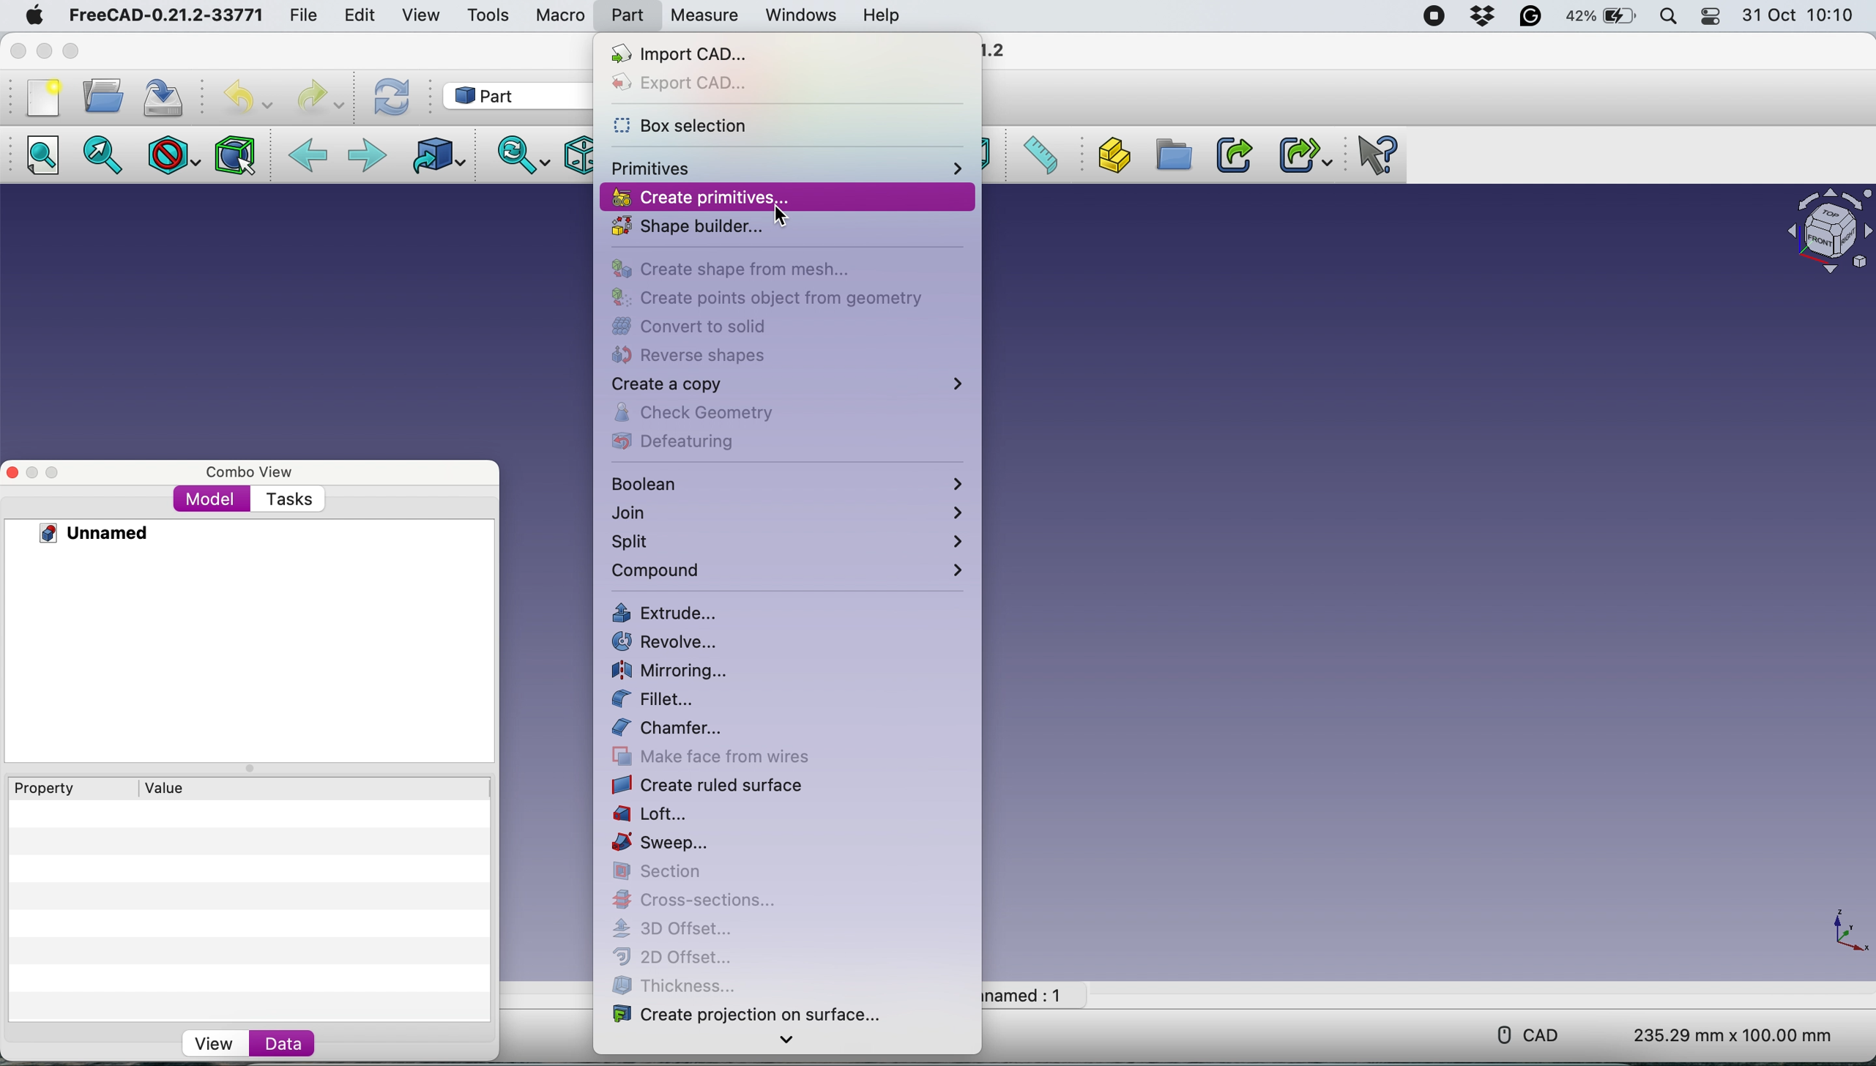 This screenshot has width=1876, height=1066. I want to click on Make sub-link, so click(1296, 154).